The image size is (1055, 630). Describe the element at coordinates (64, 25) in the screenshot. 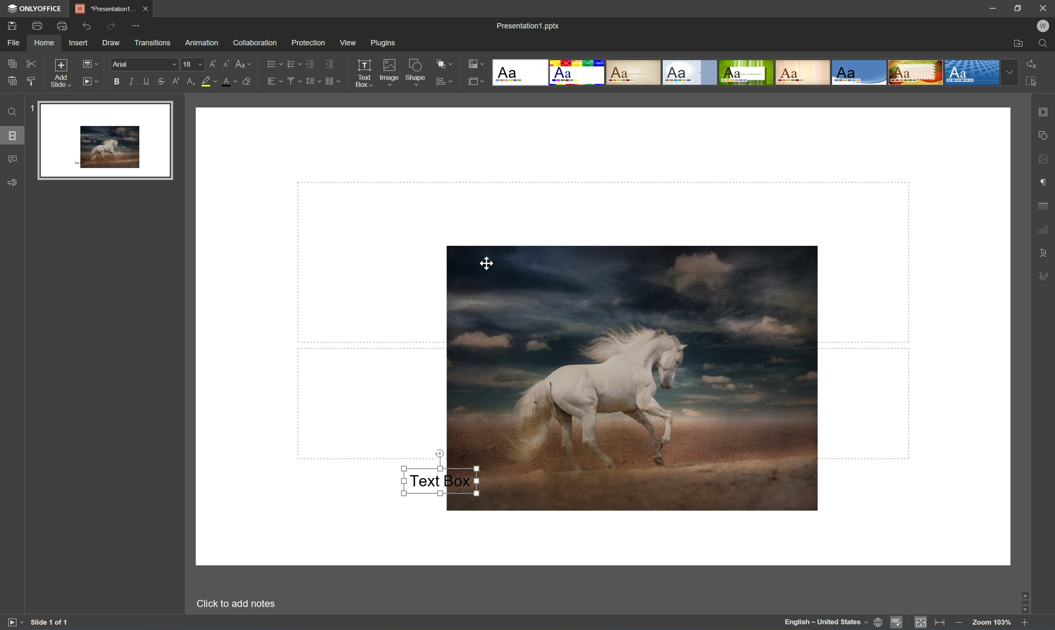

I see `Quick Print` at that location.